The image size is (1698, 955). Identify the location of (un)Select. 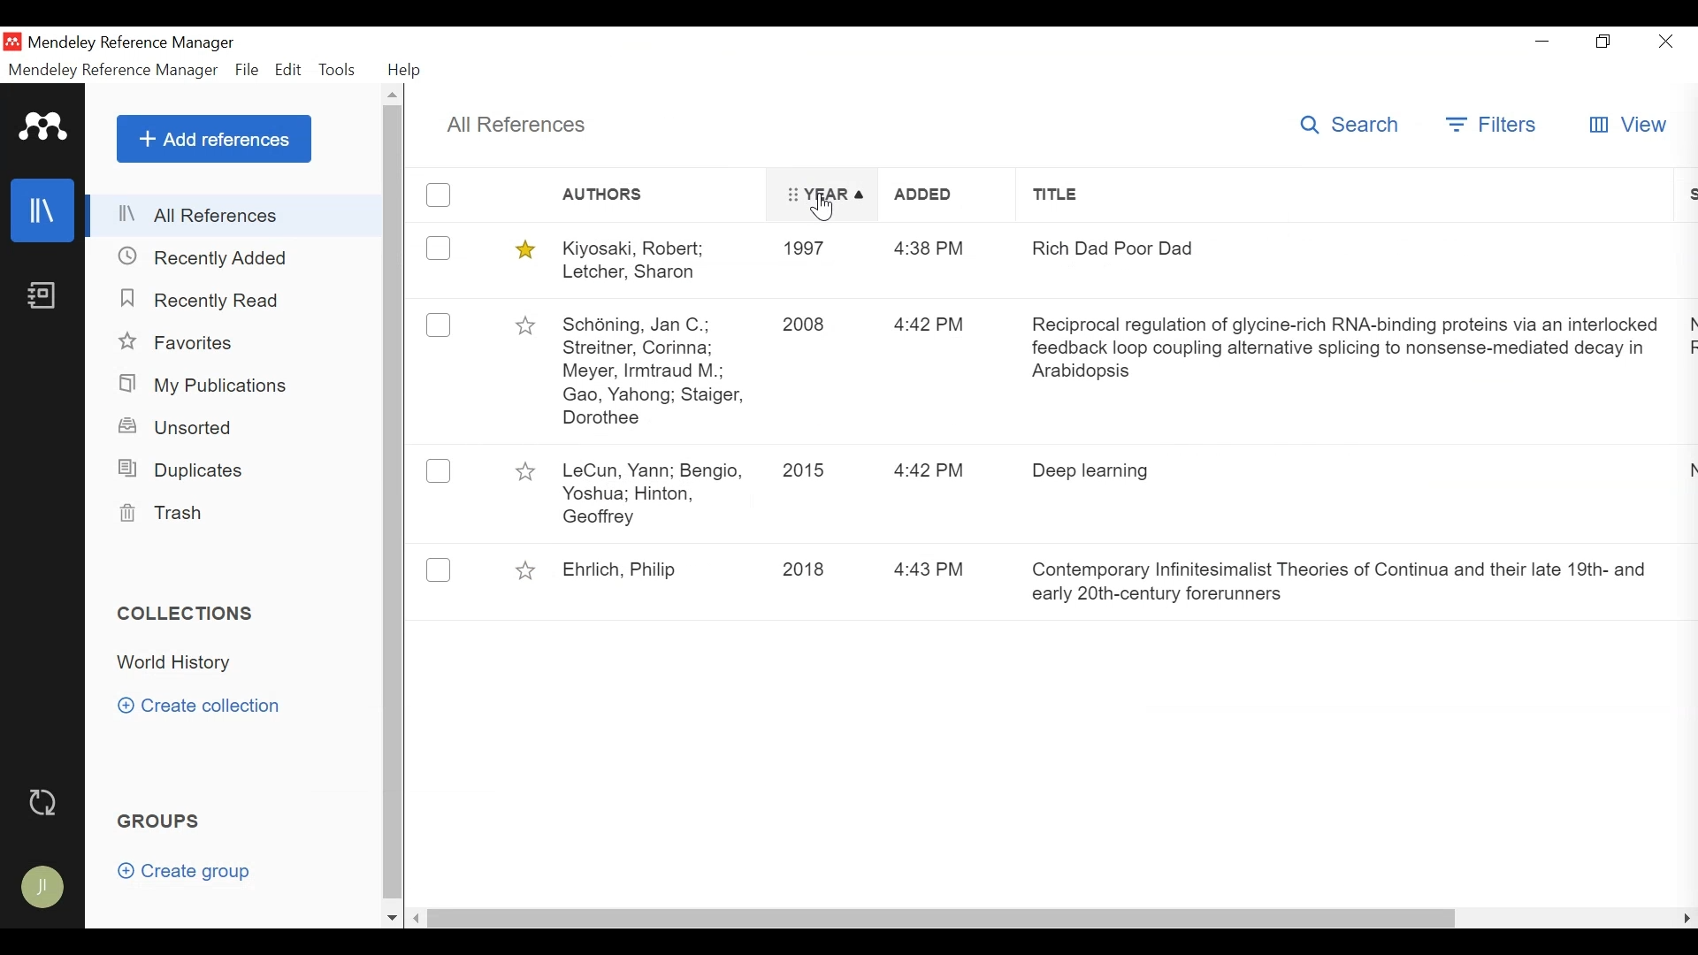
(439, 193).